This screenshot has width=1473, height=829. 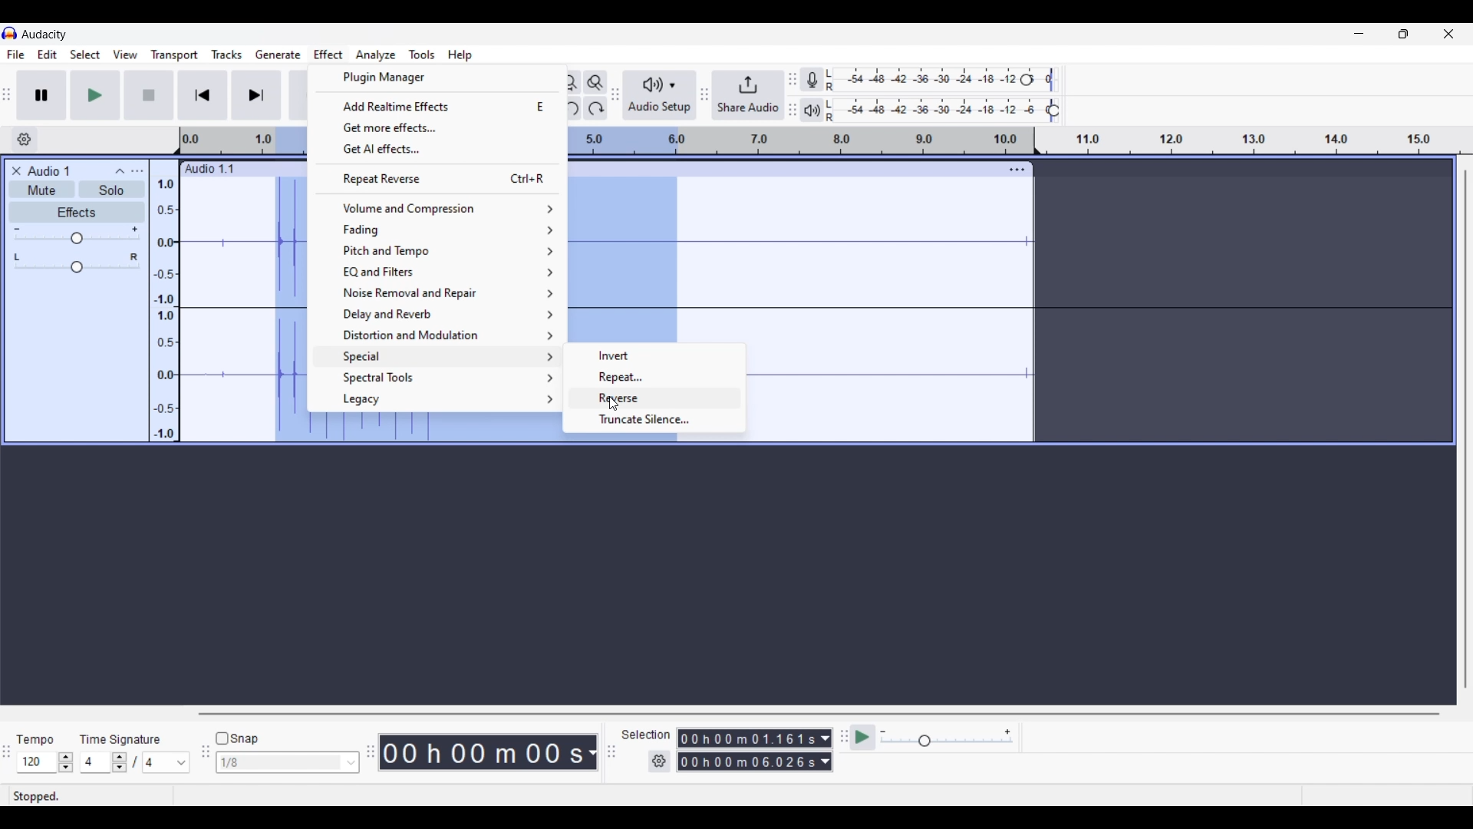 I want to click on Tracks menu, so click(x=227, y=54).